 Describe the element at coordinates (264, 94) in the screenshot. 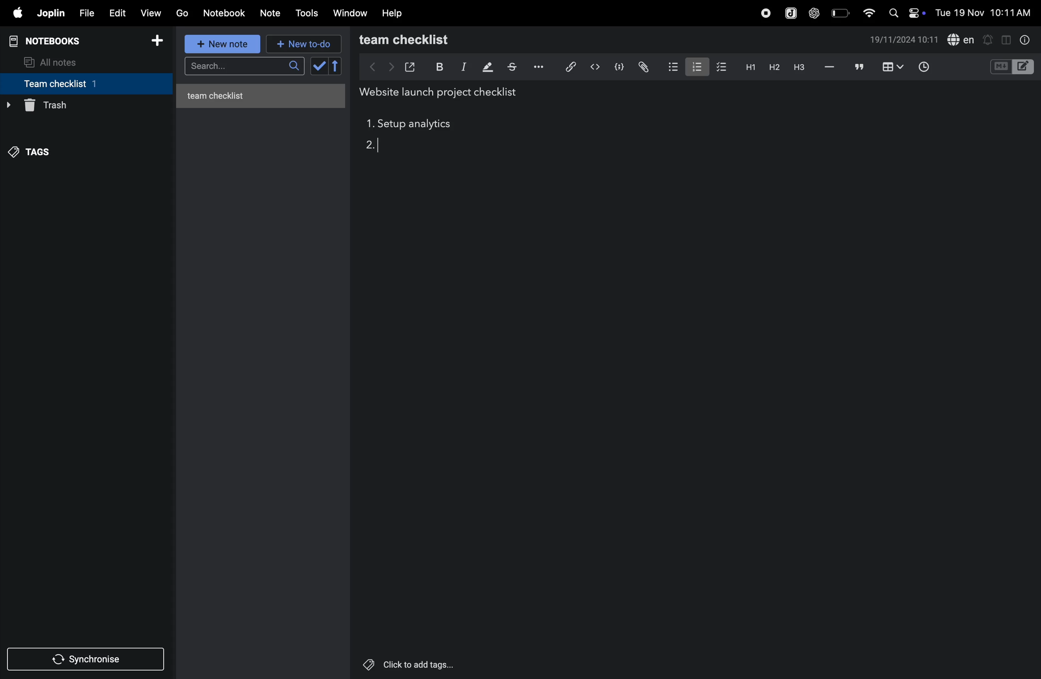

I see `untitled` at that location.